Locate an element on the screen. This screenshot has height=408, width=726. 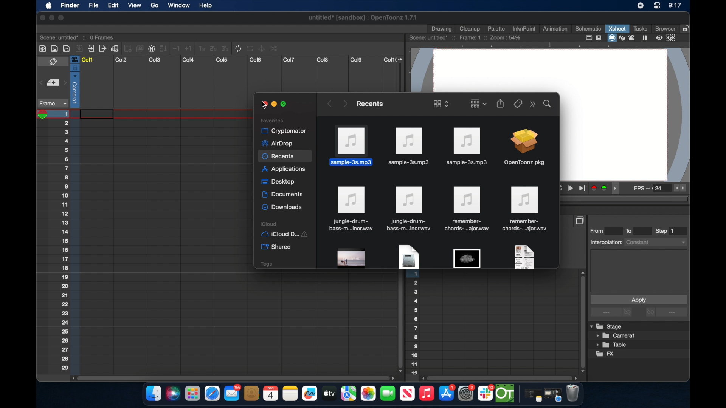
scene is located at coordinates (465, 38).